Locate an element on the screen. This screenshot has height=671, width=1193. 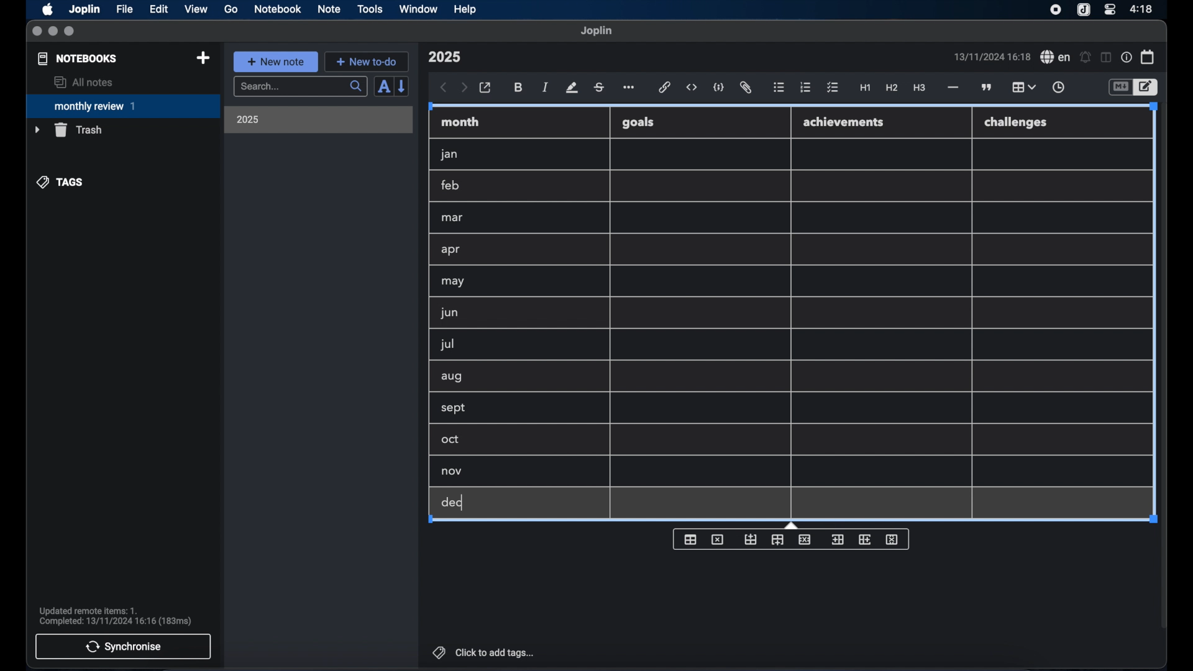
jun is located at coordinates (448, 313).